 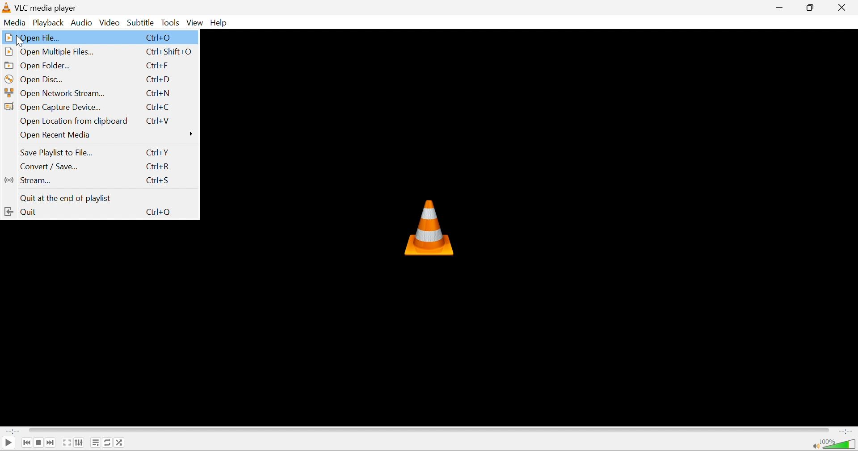 What do you see at coordinates (159, 107) in the screenshot?
I see `Ctrl + C` at bounding box center [159, 107].